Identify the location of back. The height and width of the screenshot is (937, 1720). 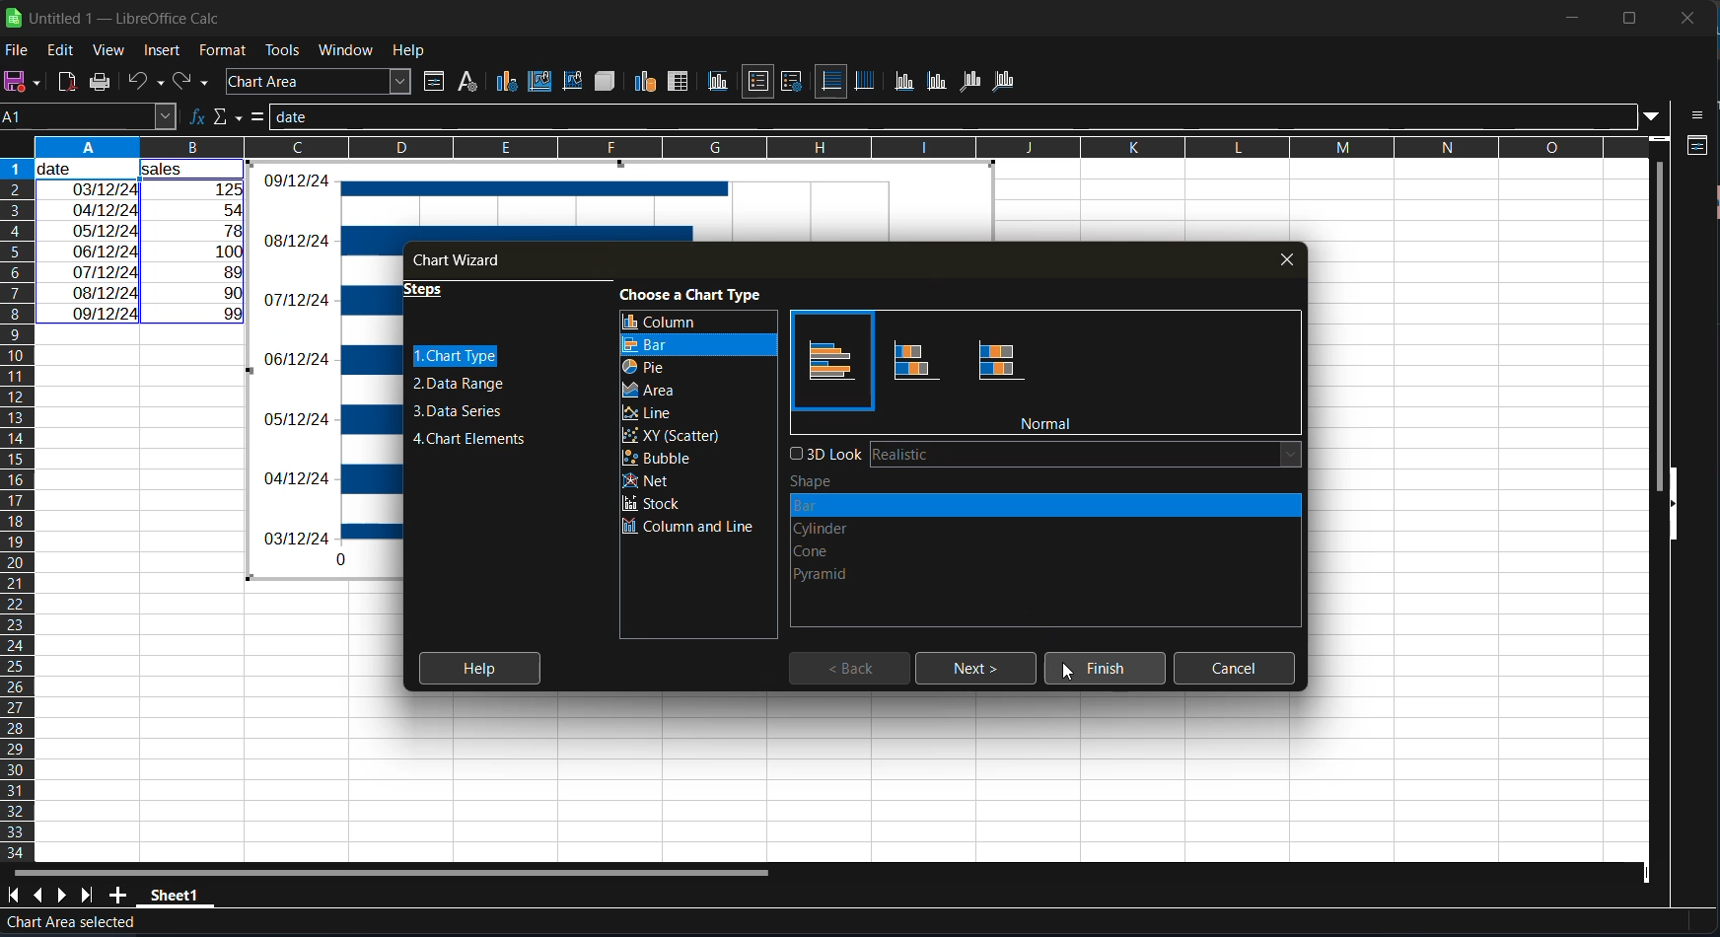
(858, 669).